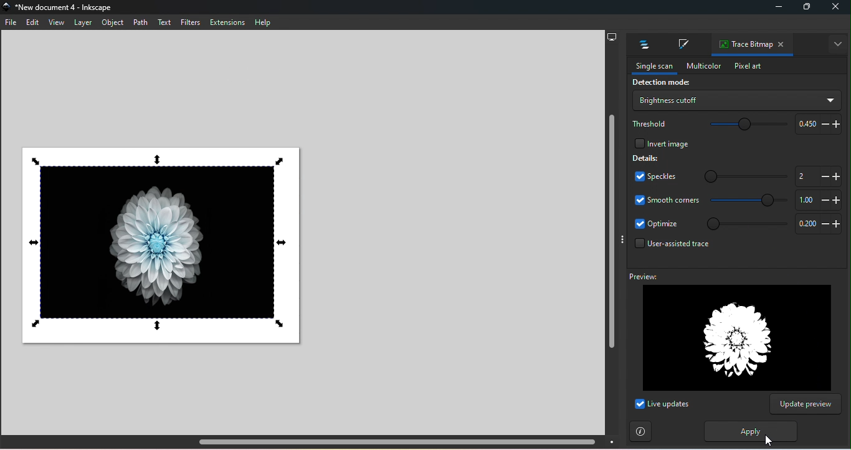 The image size is (851, 450). What do you see at coordinates (650, 123) in the screenshot?
I see `Threshold` at bounding box center [650, 123].